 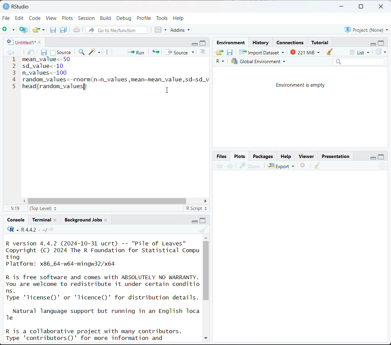 What do you see at coordinates (232, 43) in the screenshot?
I see `Environment` at bounding box center [232, 43].